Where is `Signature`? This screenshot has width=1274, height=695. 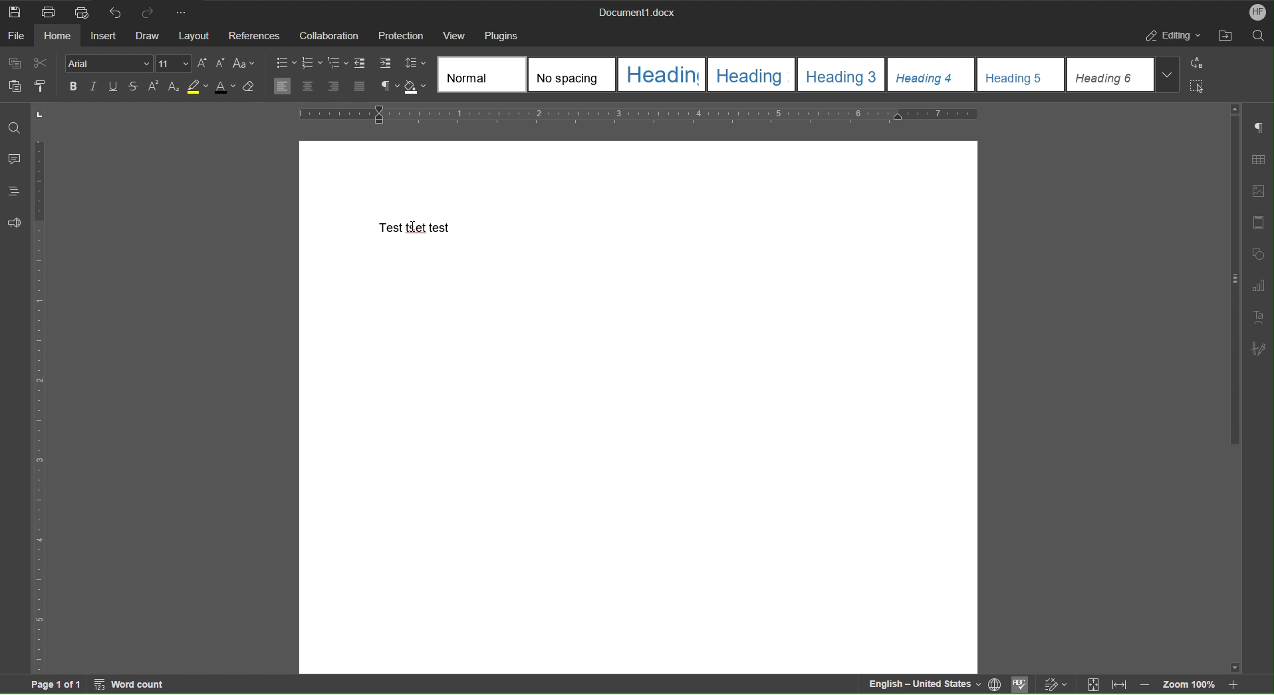
Signature is located at coordinates (1259, 347).